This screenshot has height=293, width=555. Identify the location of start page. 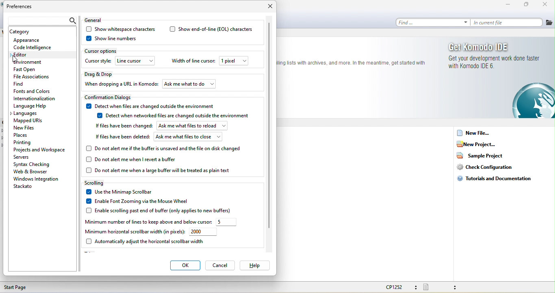
(17, 287).